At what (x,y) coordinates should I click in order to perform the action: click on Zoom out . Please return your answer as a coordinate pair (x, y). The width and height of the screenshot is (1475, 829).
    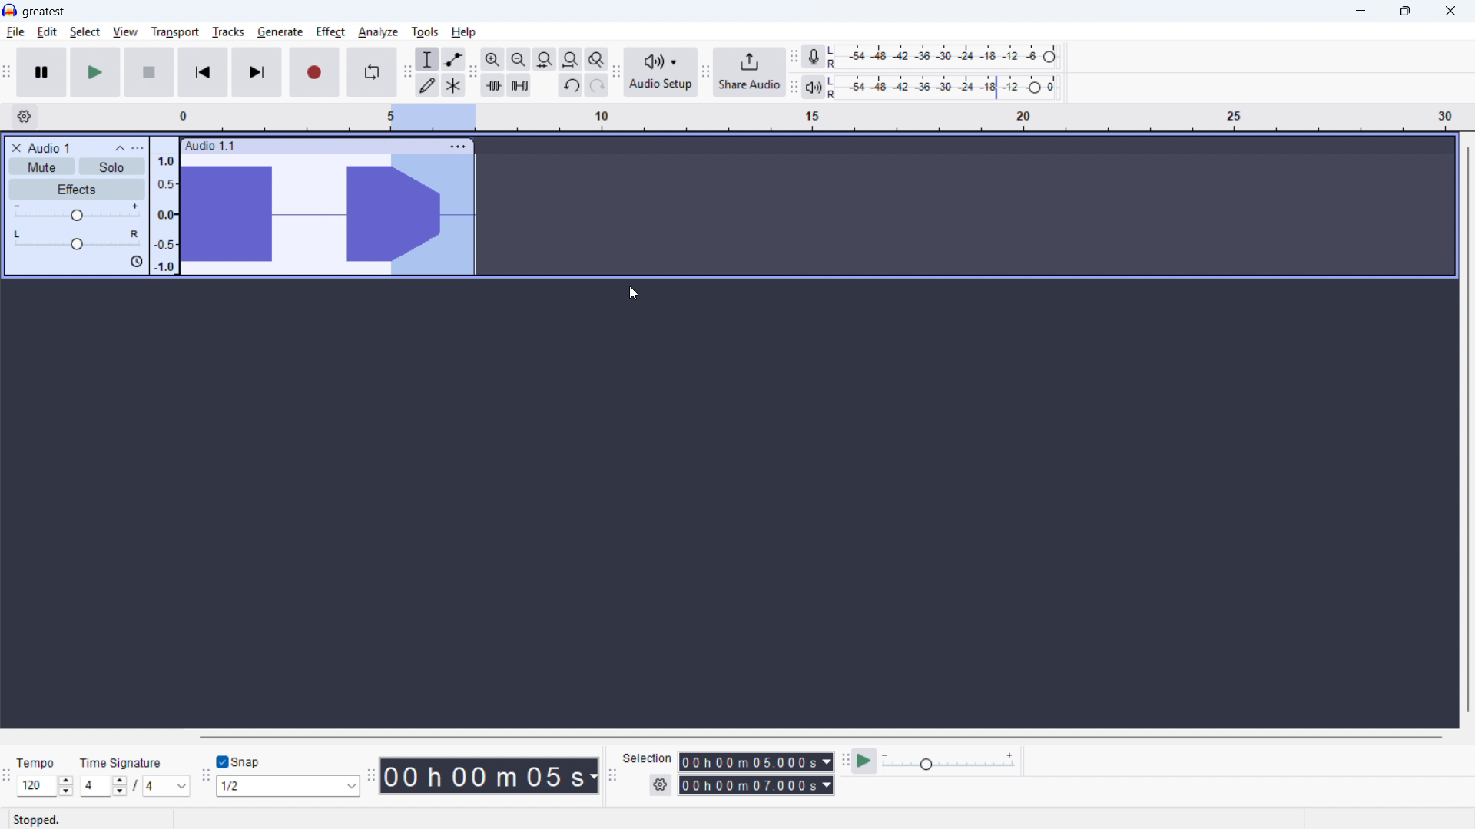
    Looking at the image, I should click on (519, 60).